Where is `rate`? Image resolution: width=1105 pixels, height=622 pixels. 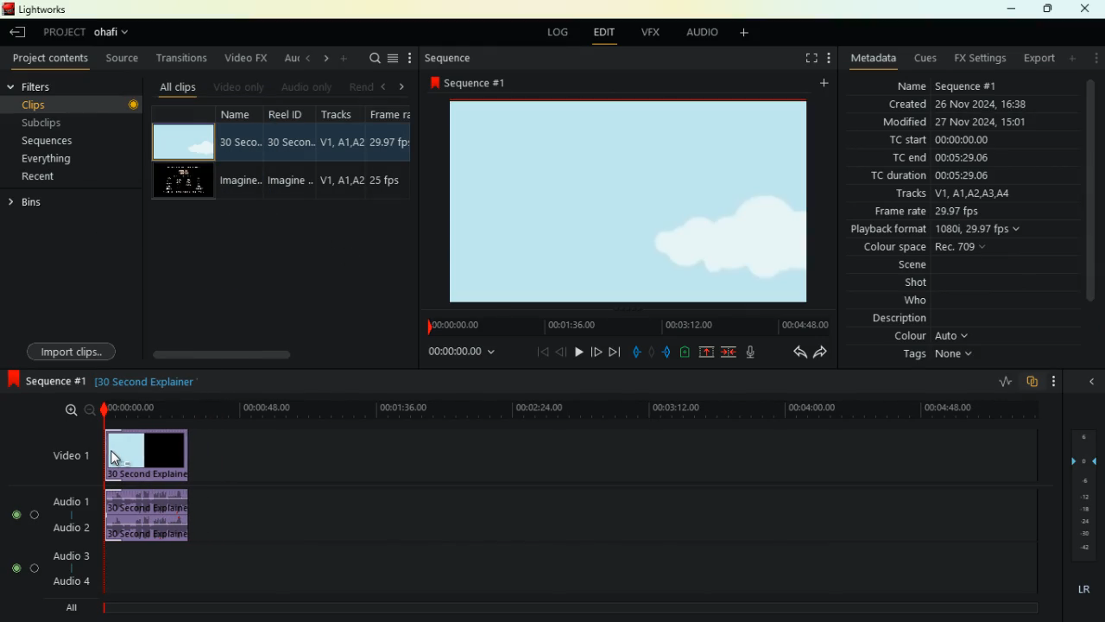 rate is located at coordinates (1003, 380).